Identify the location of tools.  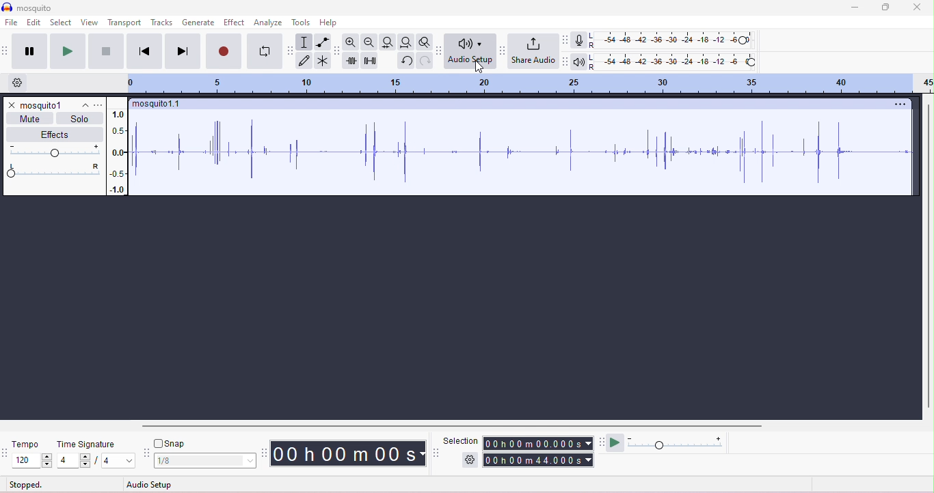
(302, 23).